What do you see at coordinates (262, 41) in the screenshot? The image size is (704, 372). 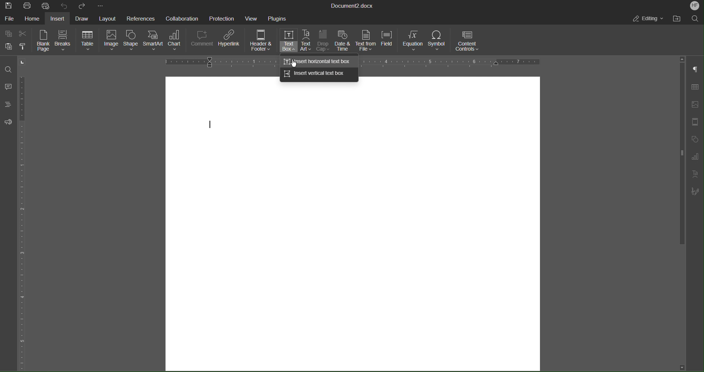 I see `Header & Footer` at bounding box center [262, 41].